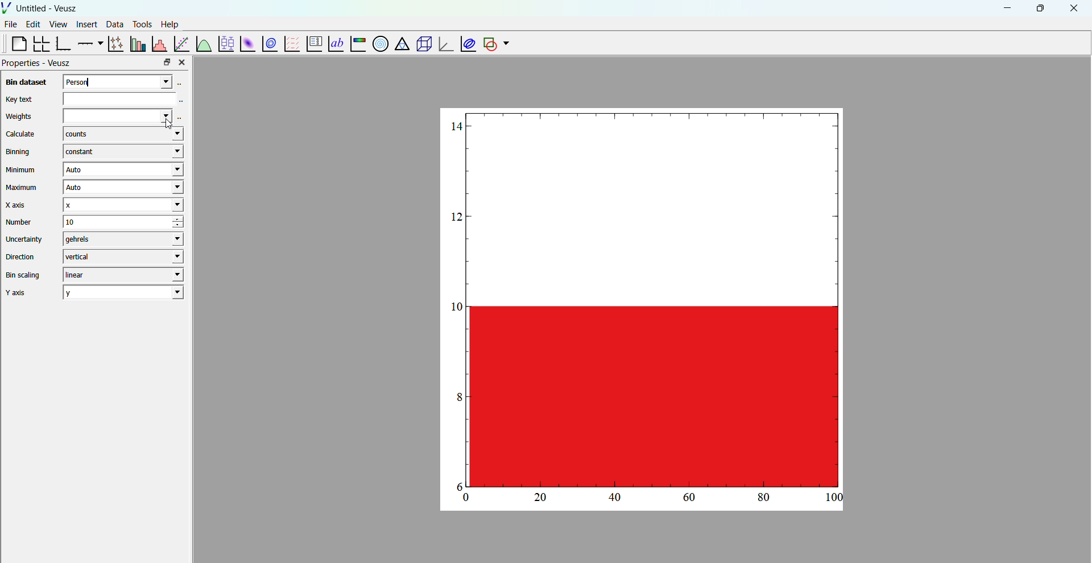 This screenshot has height=563, width=1092. Describe the element at coordinates (401, 45) in the screenshot. I see `ternary graph` at that location.